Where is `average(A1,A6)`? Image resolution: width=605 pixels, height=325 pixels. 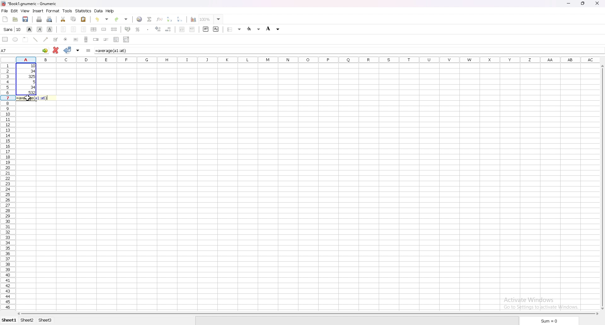
average(A1,A6) is located at coordinates (111, 51).